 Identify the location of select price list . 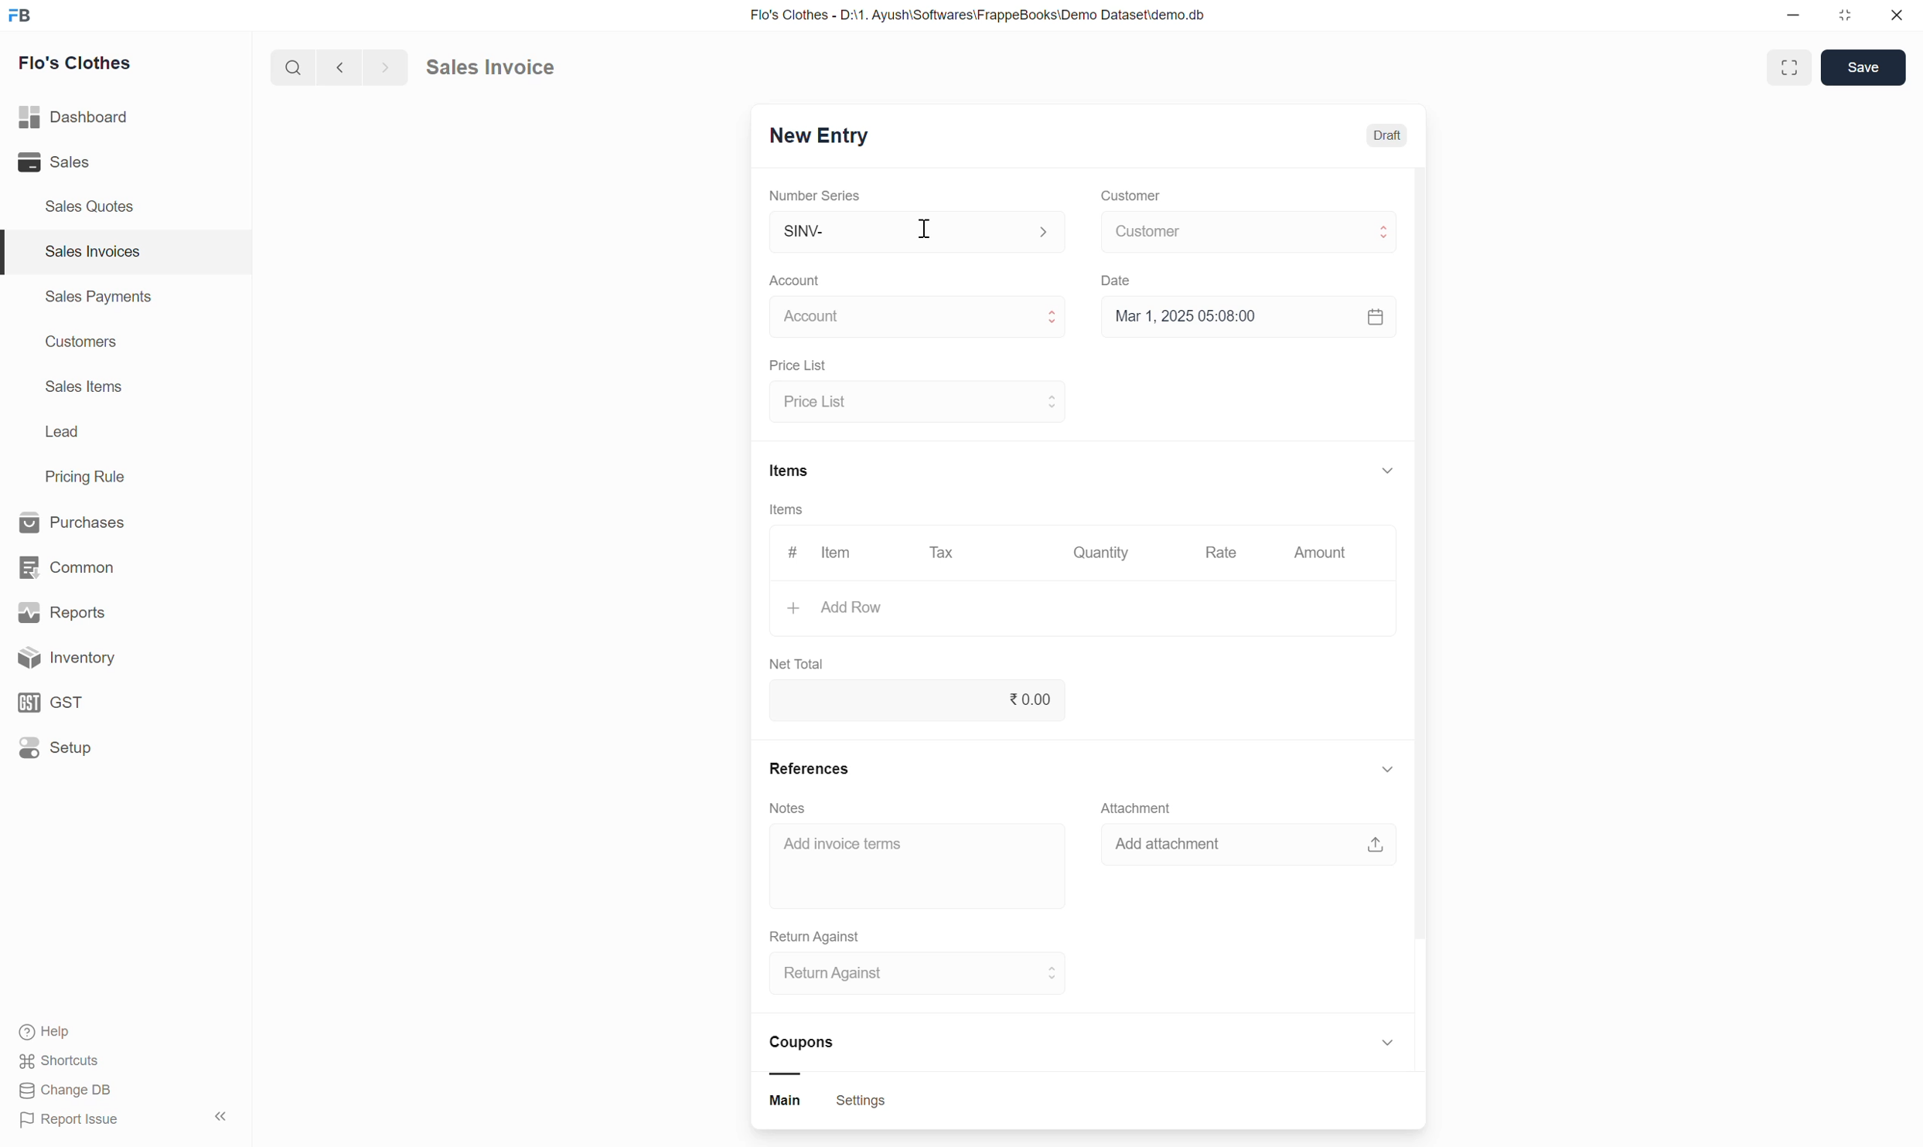
(916, 401).